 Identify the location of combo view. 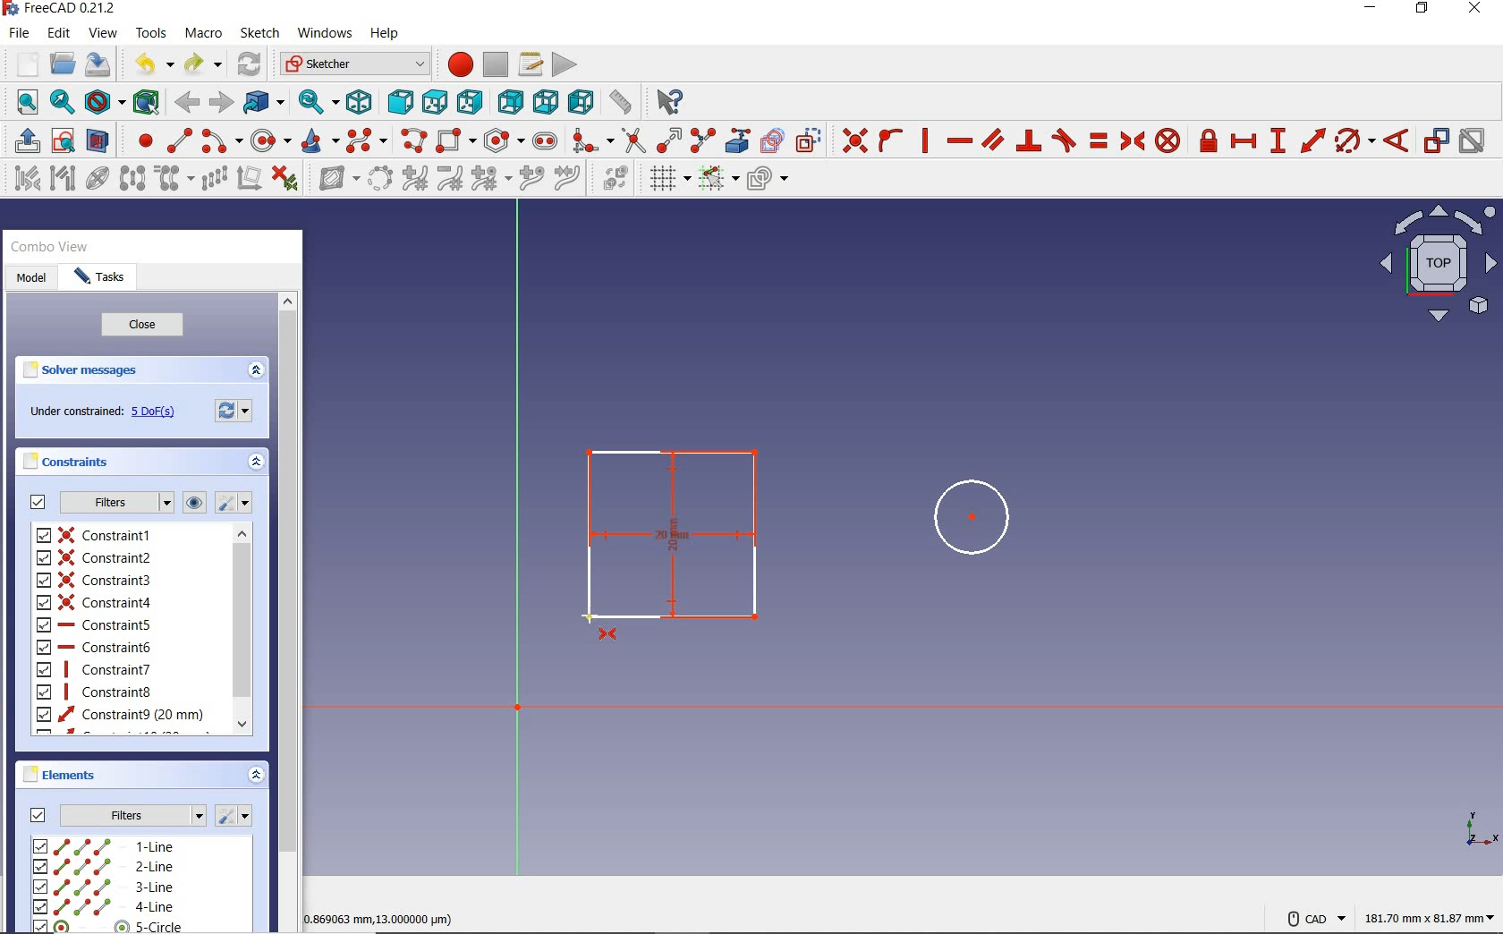
(48, 246).